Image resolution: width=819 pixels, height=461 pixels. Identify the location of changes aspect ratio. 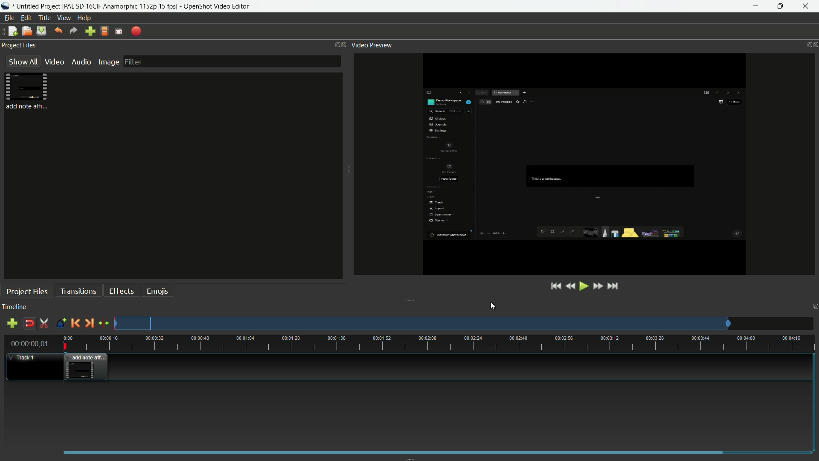
(582, 164).